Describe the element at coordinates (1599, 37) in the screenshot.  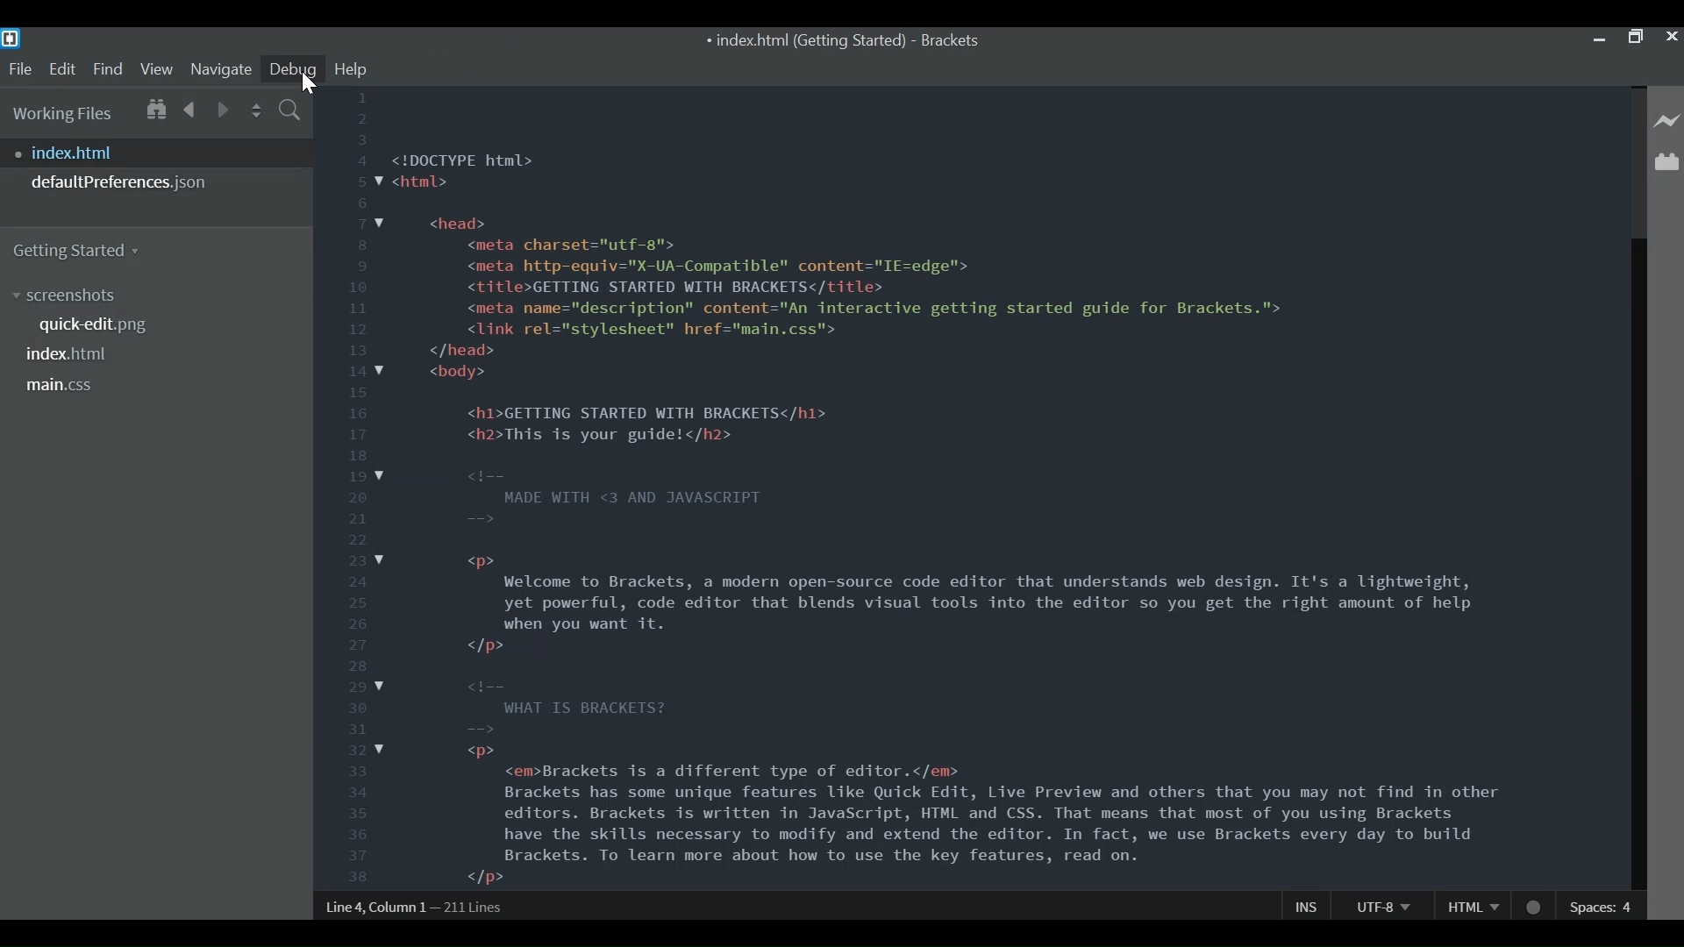
I see `minimize` at that location.